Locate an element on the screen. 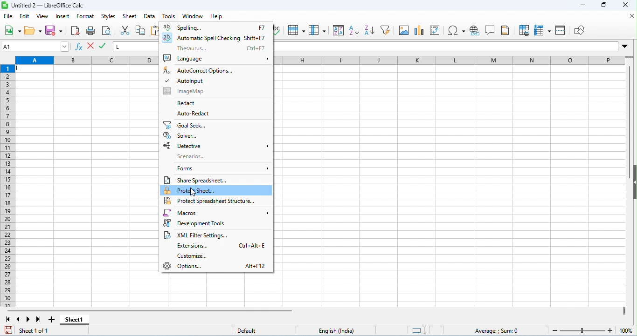  imageMap is located at coordinates (197, 91).